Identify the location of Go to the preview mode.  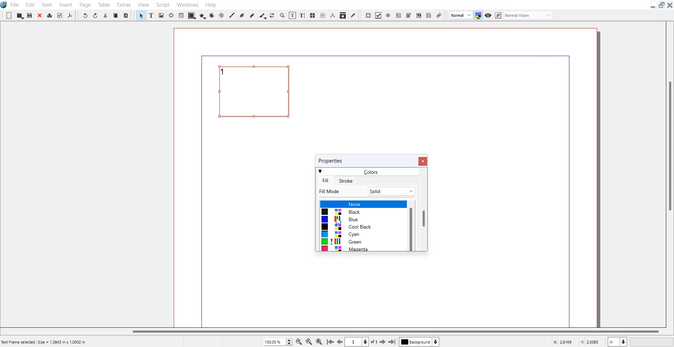
(340, 342).